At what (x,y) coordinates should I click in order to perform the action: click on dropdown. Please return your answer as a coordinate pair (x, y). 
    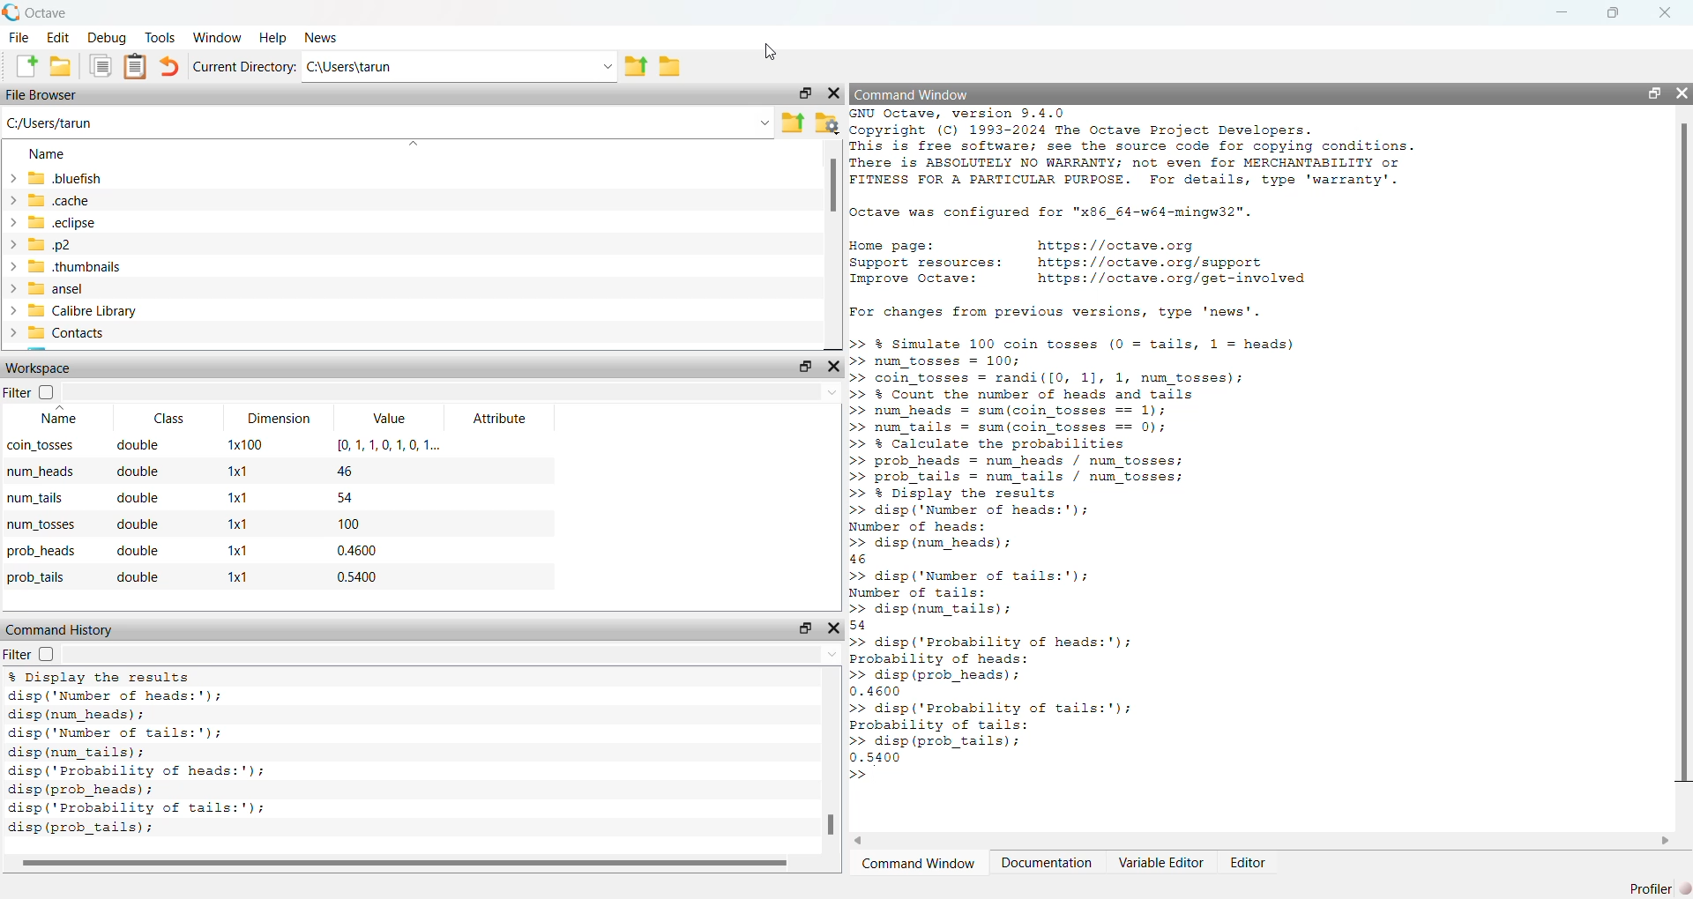
    Looking at the image, I should click on (416, 142).